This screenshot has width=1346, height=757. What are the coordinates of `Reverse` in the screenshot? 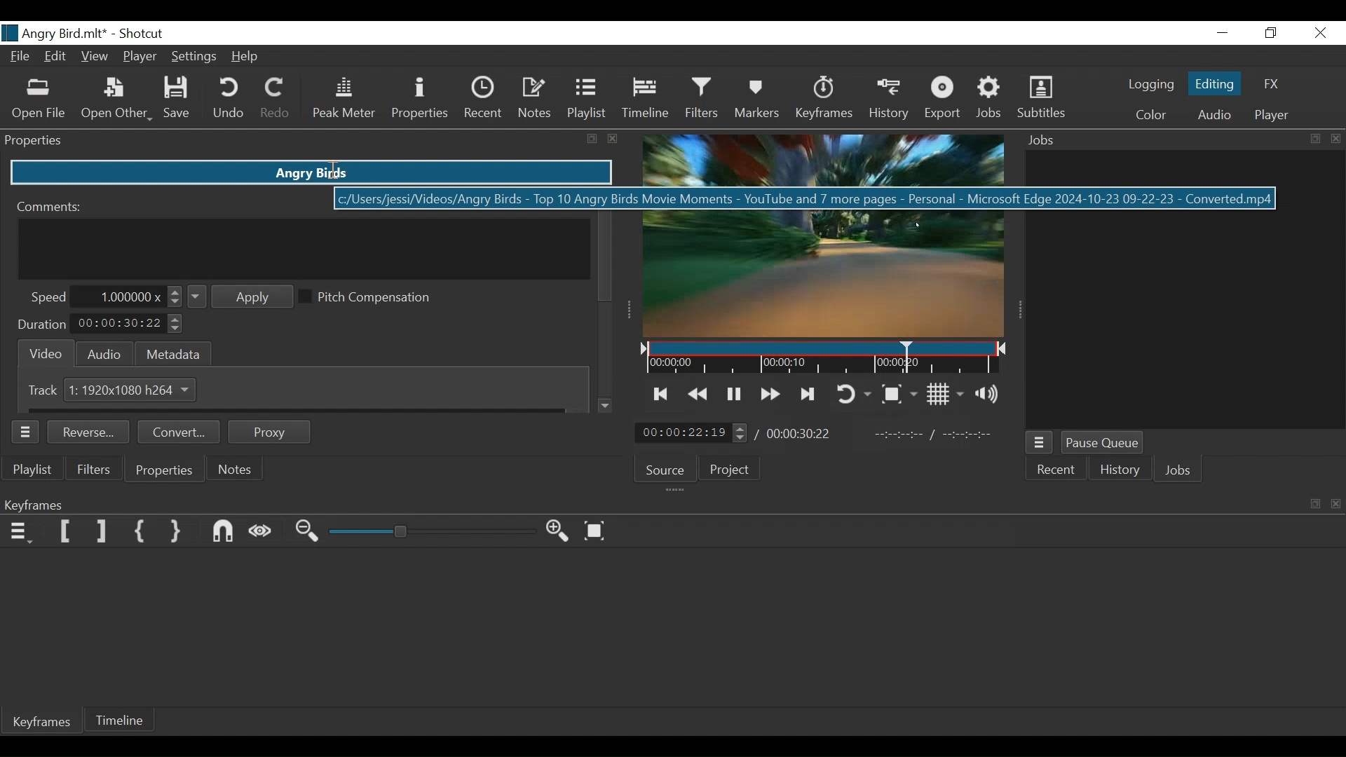 It's located at (91, 433).